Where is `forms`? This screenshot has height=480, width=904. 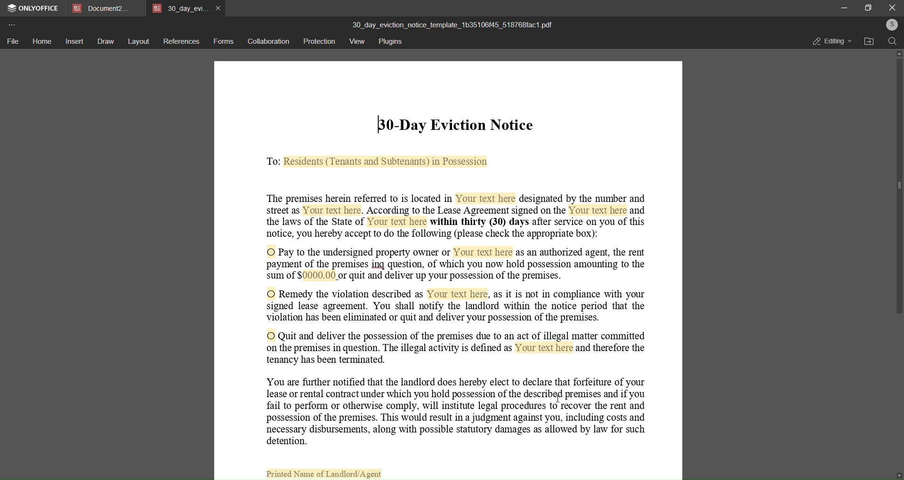 forms is located at coordinates (223, 41).